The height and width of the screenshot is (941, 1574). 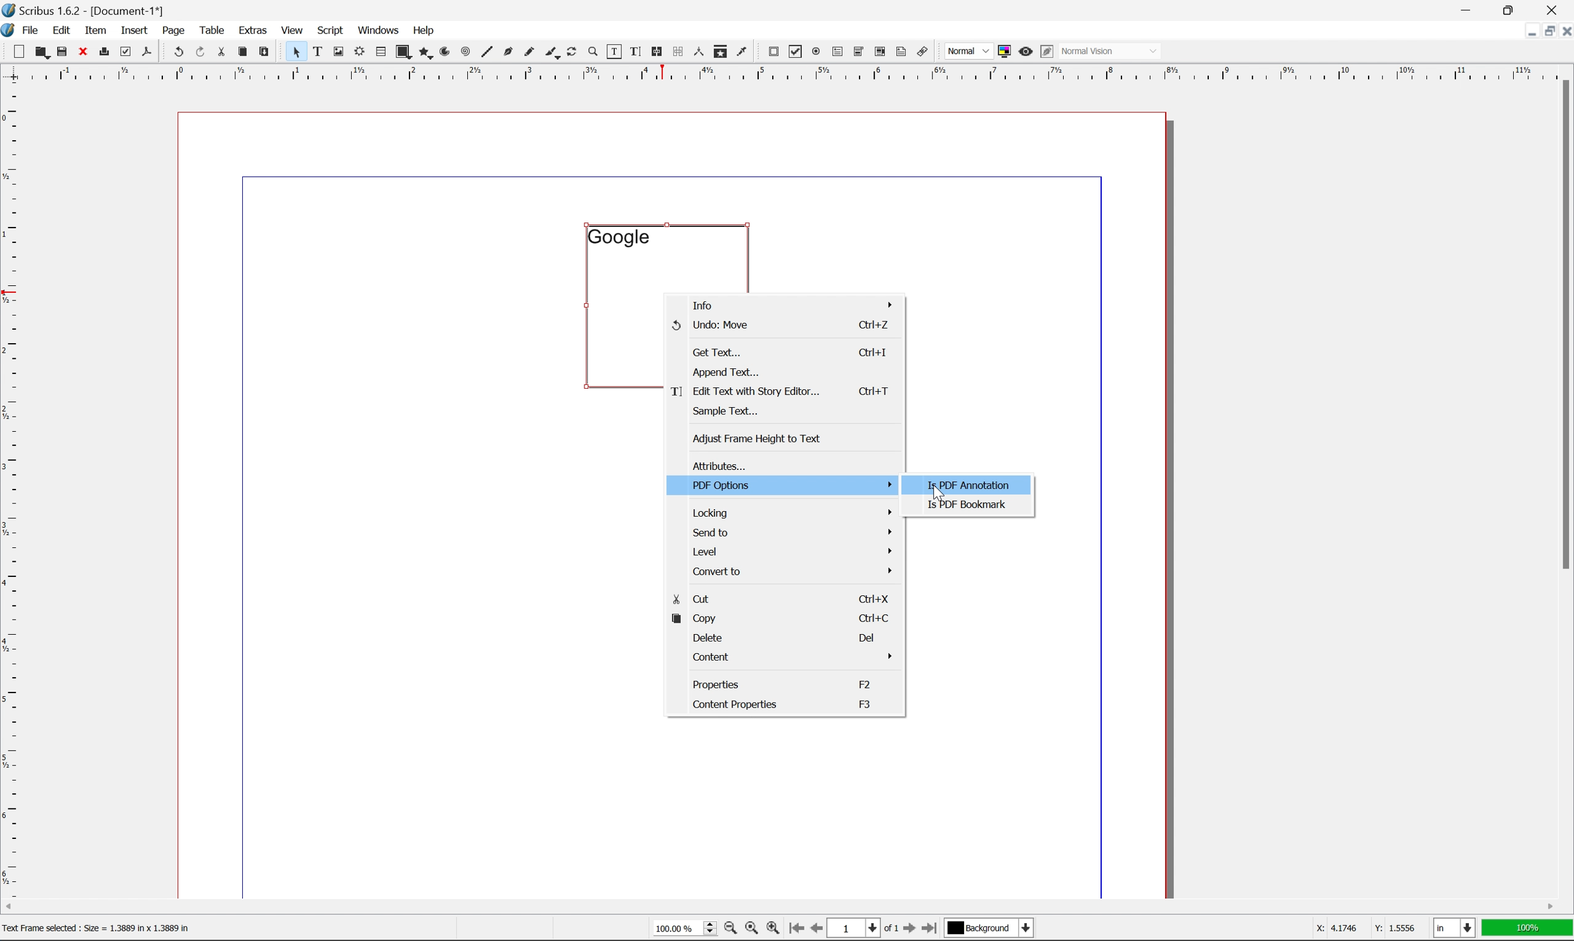 I want to click on undo, so click(x=178, y=53).